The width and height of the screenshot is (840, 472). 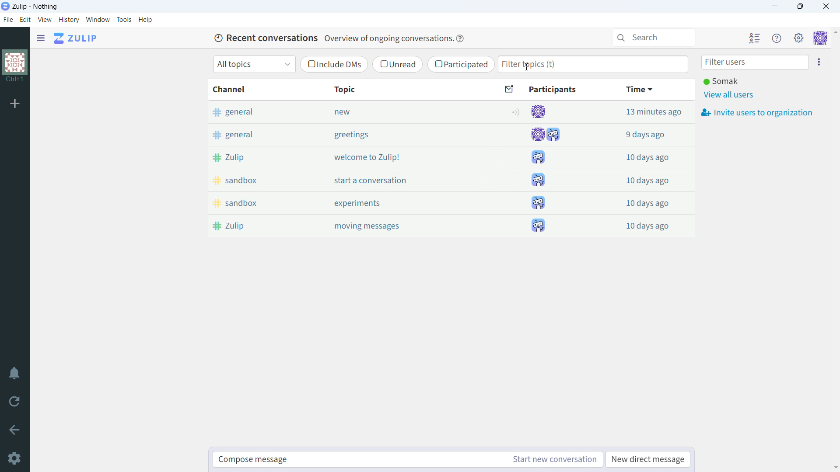 I want to click on go to home view, so click(x=76, y=38).